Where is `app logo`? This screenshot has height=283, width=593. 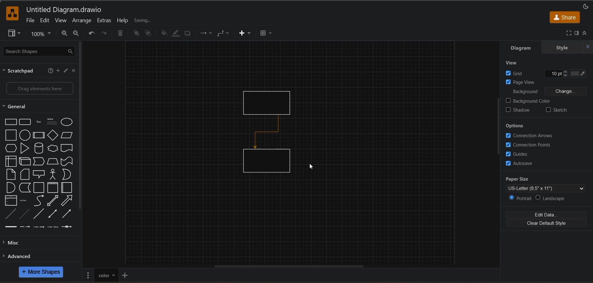
app logo is located at coordinates (9, 13).